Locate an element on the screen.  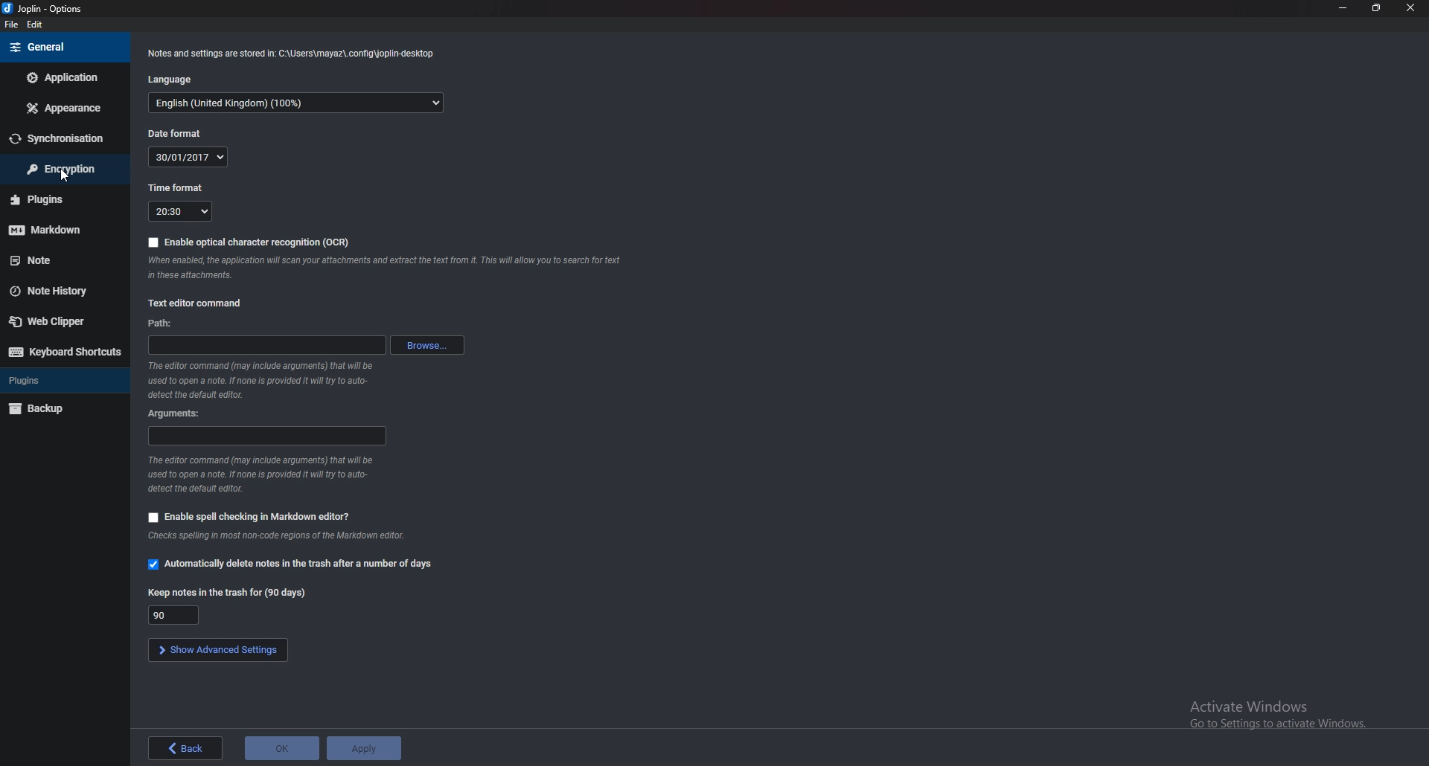
ok is located at coordinates (284, 749).